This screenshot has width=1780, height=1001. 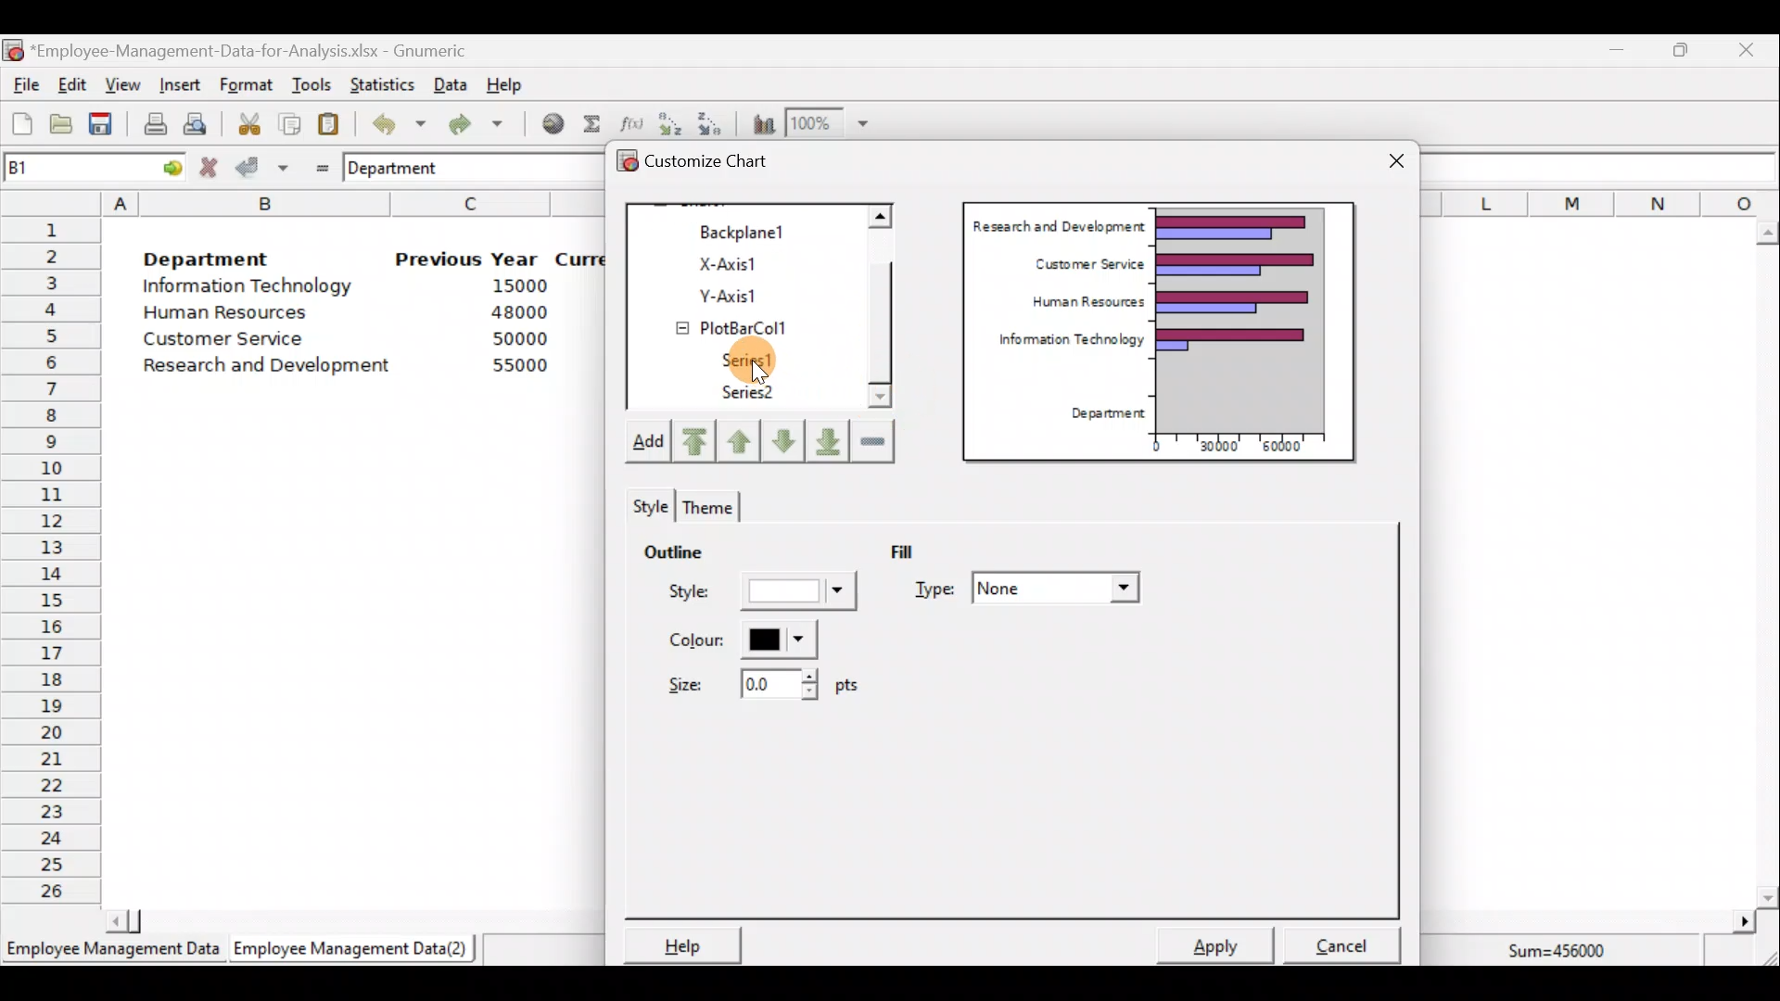 What do you see at coordinates (705, 507) in the screenshot?
I see `Theme` at bounding box center [705, 507].